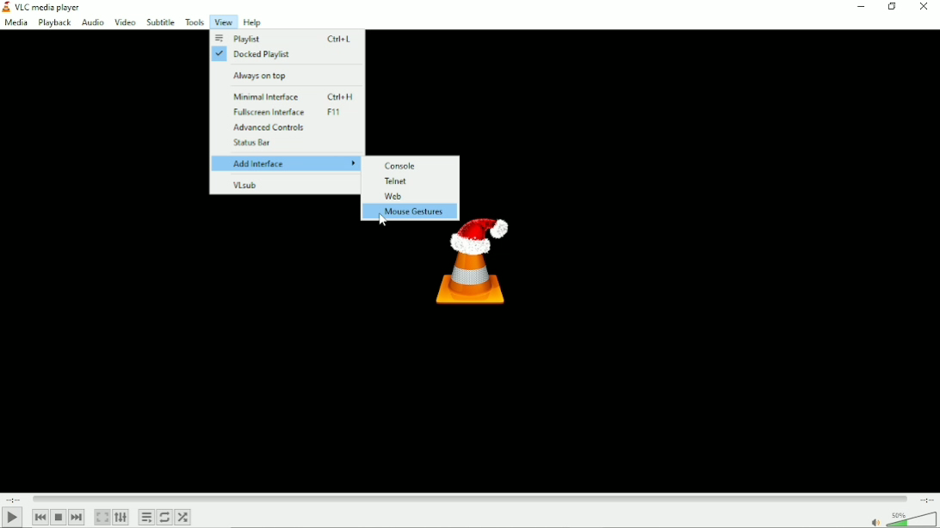 The height and width of the screenshot is (528, 940). What do you see at coordinates (412, 165) in the screenshot?
I see `Console` at bounding box center [412, 165].